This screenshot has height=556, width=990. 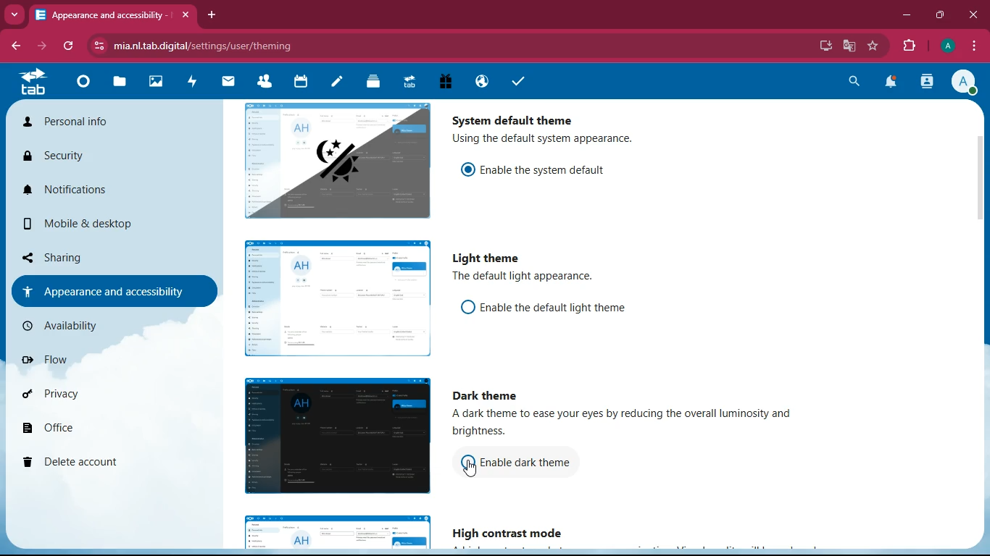 What do you see at coordinates (851, 81) in the screenshot?
I see `search` at bounding box center [851, 81].